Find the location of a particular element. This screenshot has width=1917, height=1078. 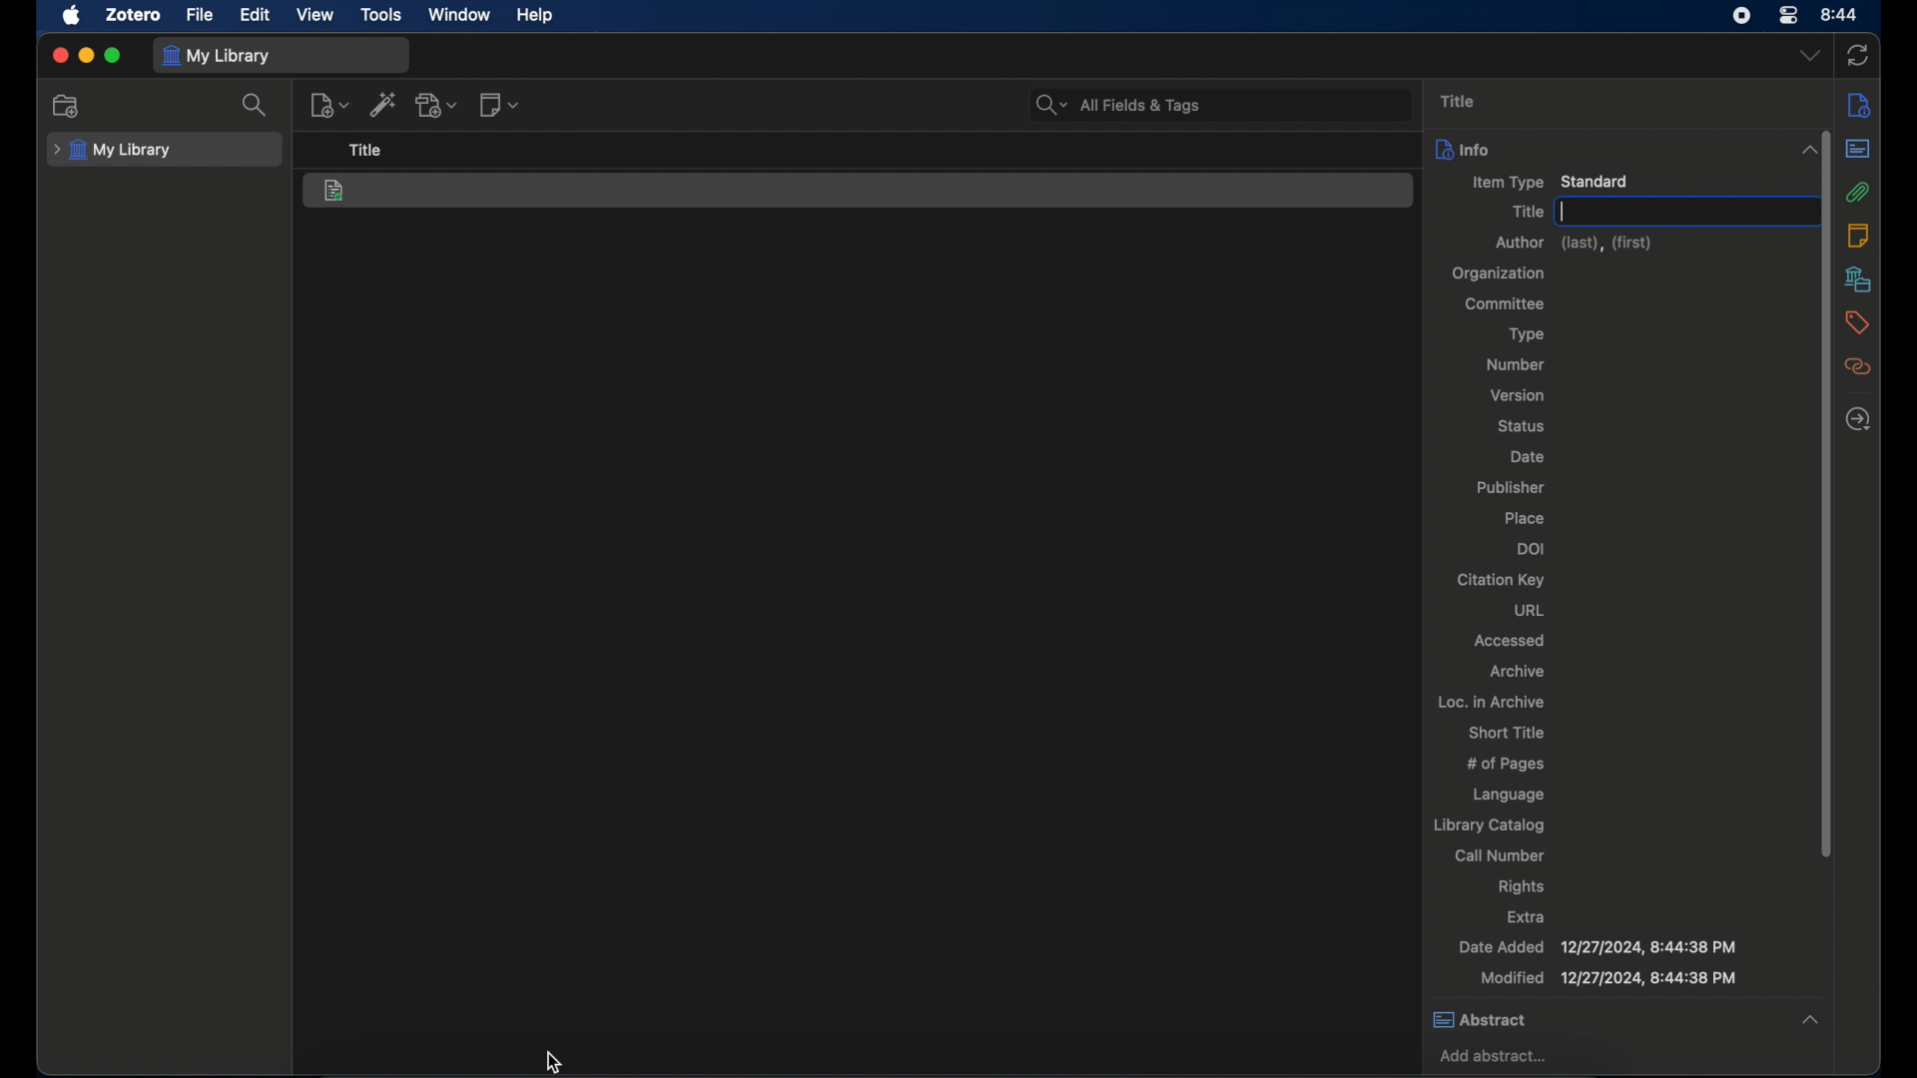

new collection is located at coordinates (68, 107).